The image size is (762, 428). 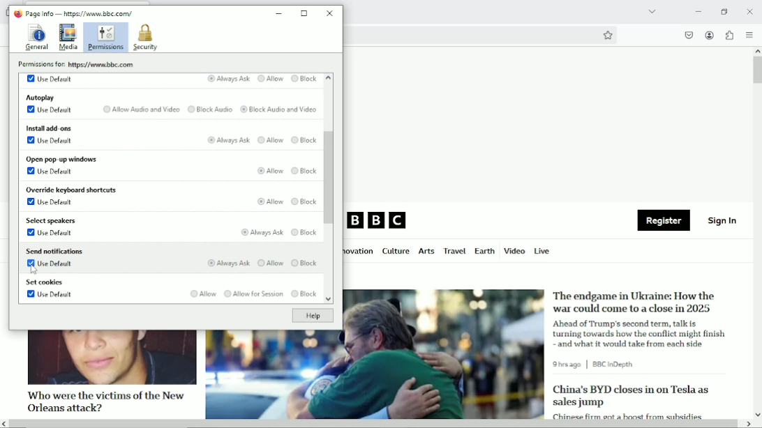 What do you see at coordinates (202, 293) in the screenshot?
I see `Allow` at bounding box center [202, 293].